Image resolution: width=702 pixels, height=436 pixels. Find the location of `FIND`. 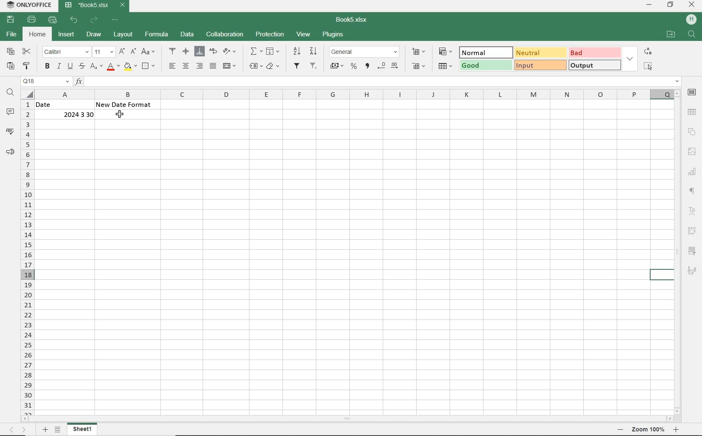

FIND is located at coordinates (11, 94).